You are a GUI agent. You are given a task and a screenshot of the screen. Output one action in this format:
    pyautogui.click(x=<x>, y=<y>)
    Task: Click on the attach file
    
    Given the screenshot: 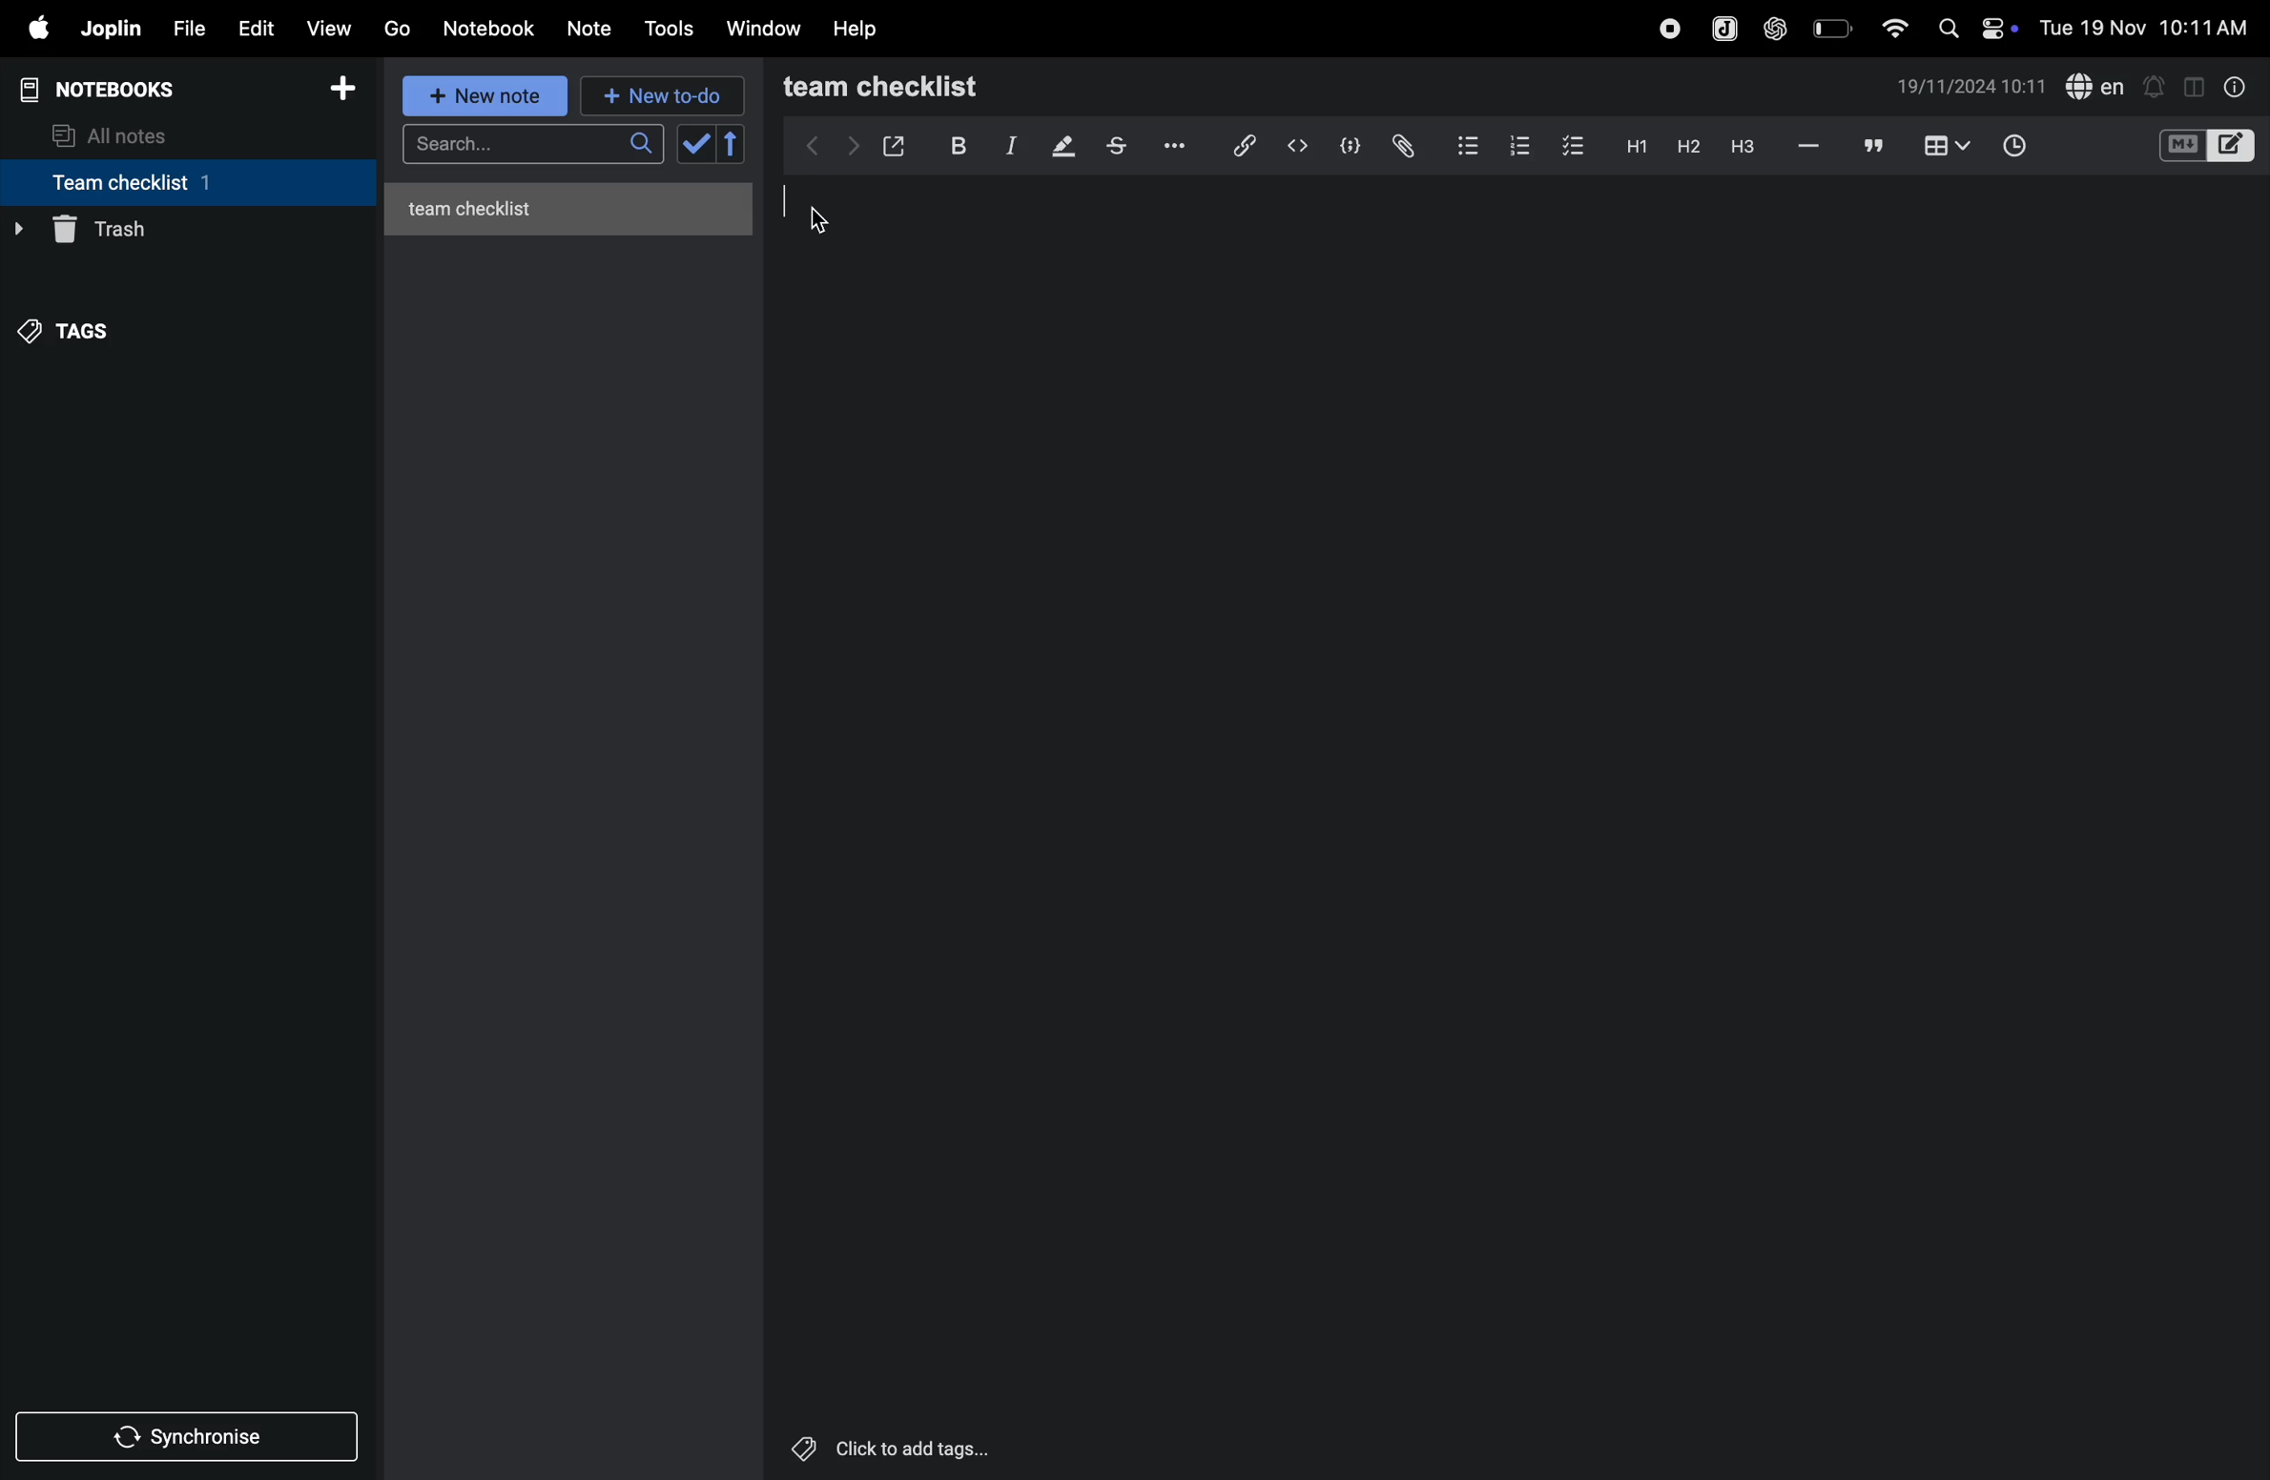 What is the action you would take?
    pyautogui.click(x=1401, y=145)
    